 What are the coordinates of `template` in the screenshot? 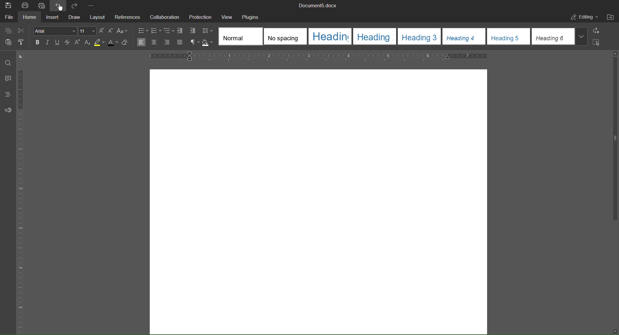 It's located at (330, 36).